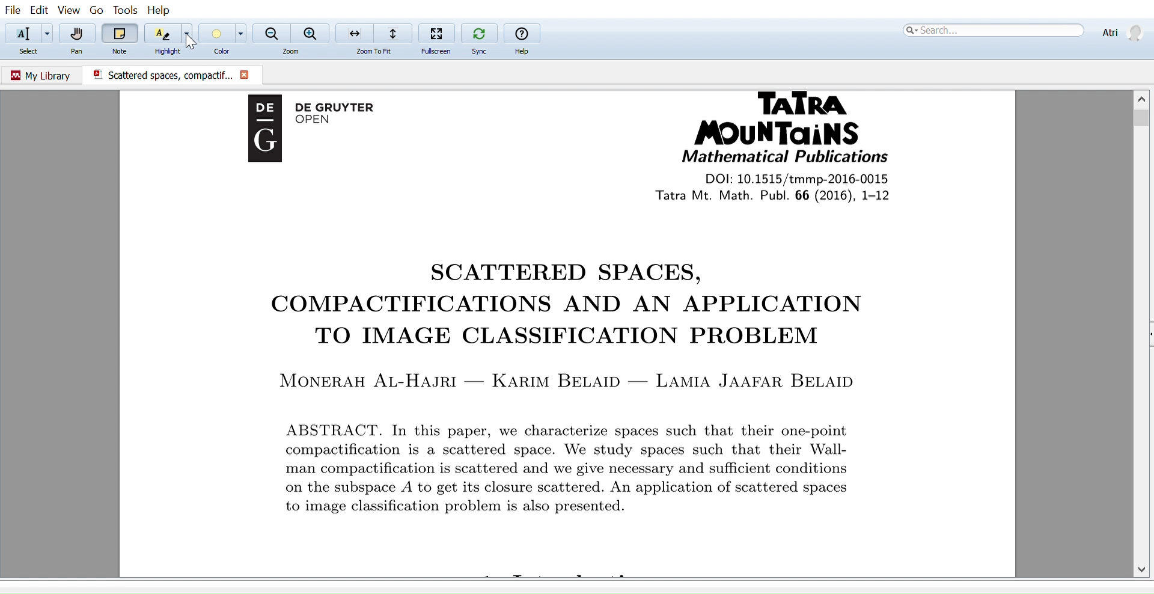 This screenshot has height=594, width=1154. What do you see at coordinates (97, 11) in the screenshot?
I see `go` at bounding box center [97, 11].